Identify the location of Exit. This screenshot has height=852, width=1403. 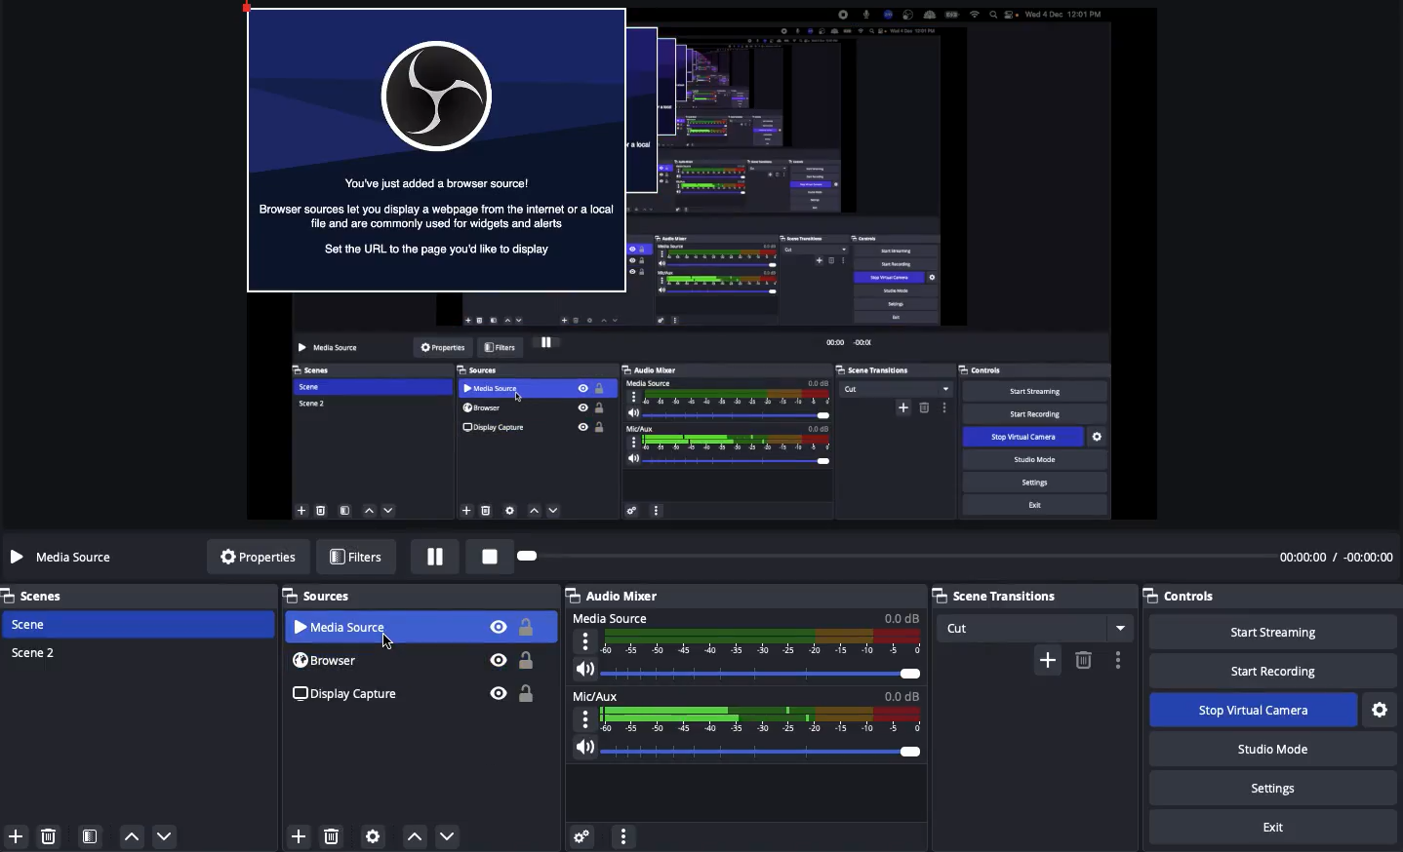
(1279, 828).